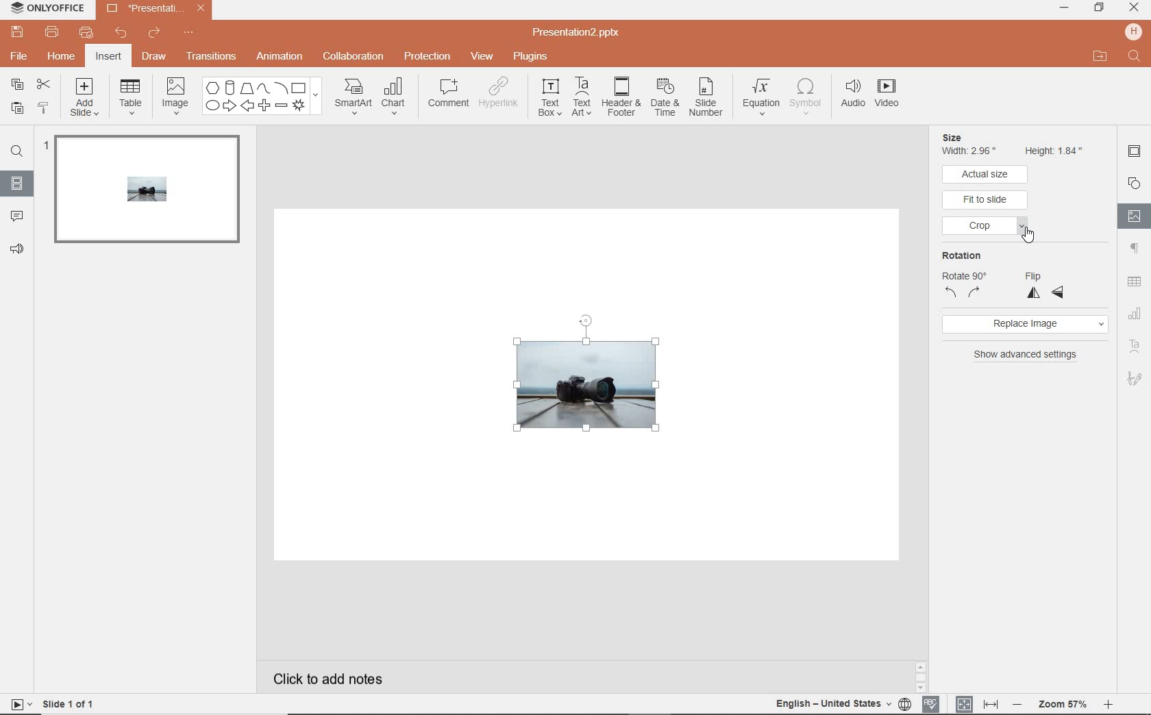 Image resolution: width=1151 pixels, height=715 pixels. What do you see at coordinates (354, 58) in the screenshot?
I see `collaboration` at bounding box center [354, 58].